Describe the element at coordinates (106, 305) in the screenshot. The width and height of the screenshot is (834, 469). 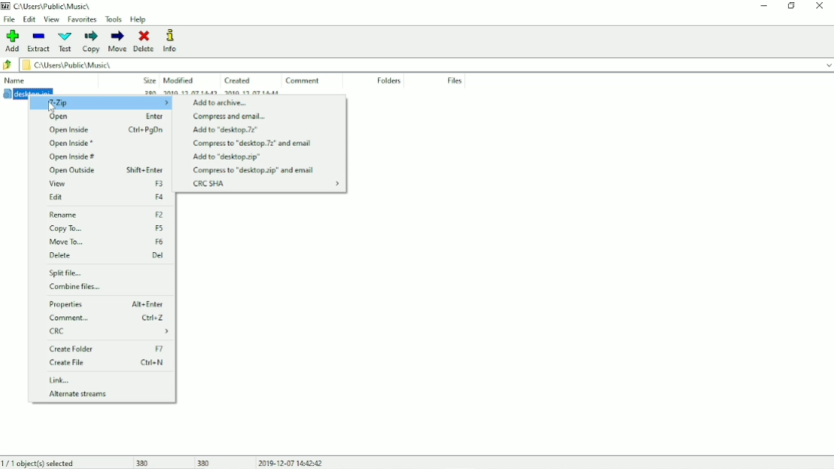
I see `Properties` at that location.